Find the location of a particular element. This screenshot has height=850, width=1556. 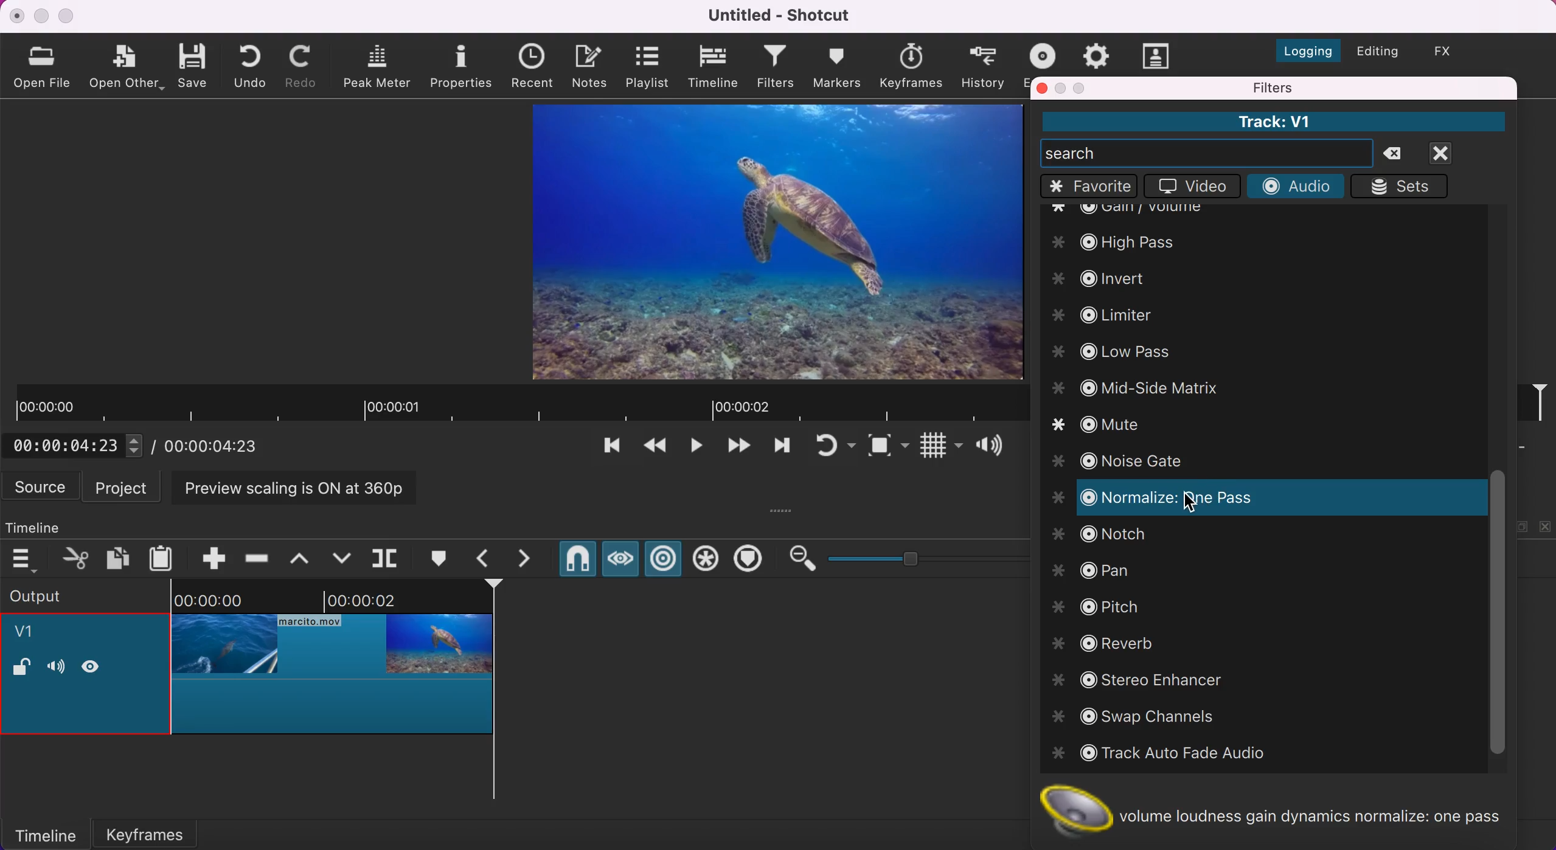

Scrollbarr is located at coordinates (1498, 615).